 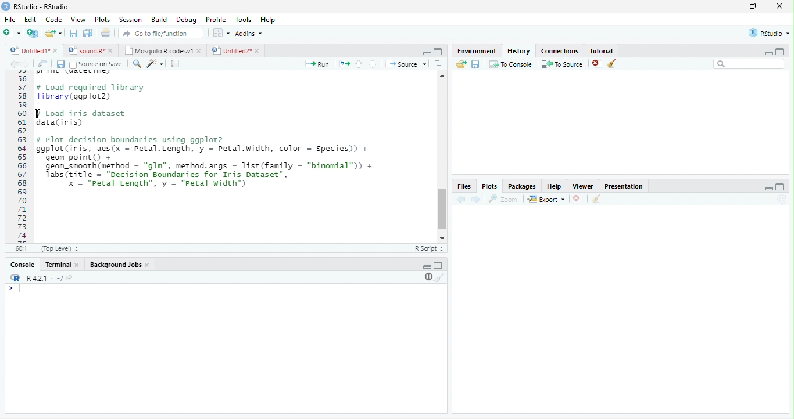 I want to click on Connections, so click(x=559, y=51).